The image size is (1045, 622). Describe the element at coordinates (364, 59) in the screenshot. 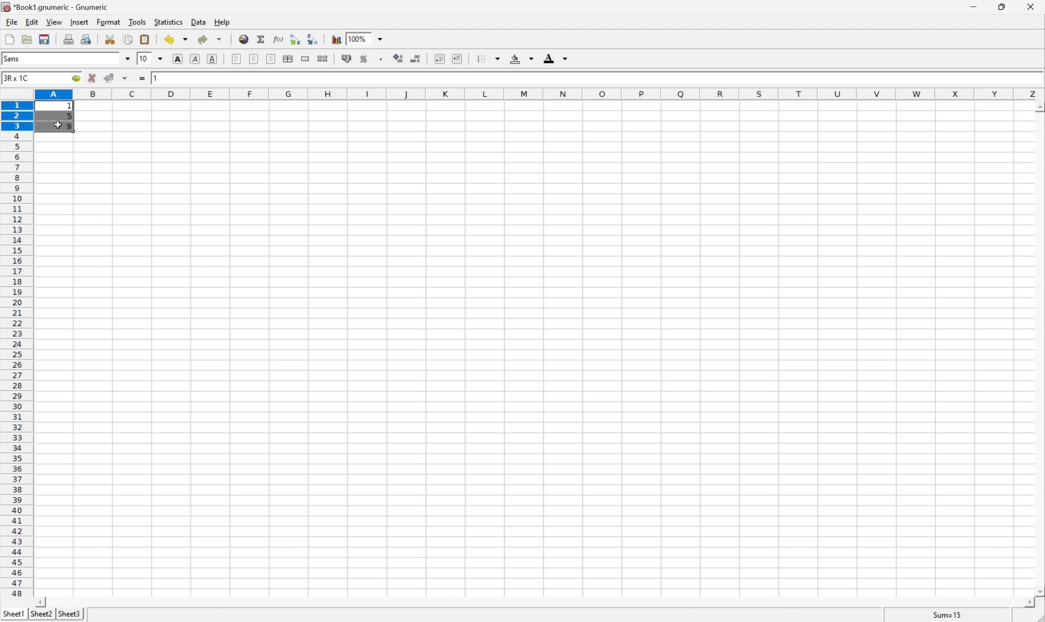

I see `format selection as percentage` at that location.